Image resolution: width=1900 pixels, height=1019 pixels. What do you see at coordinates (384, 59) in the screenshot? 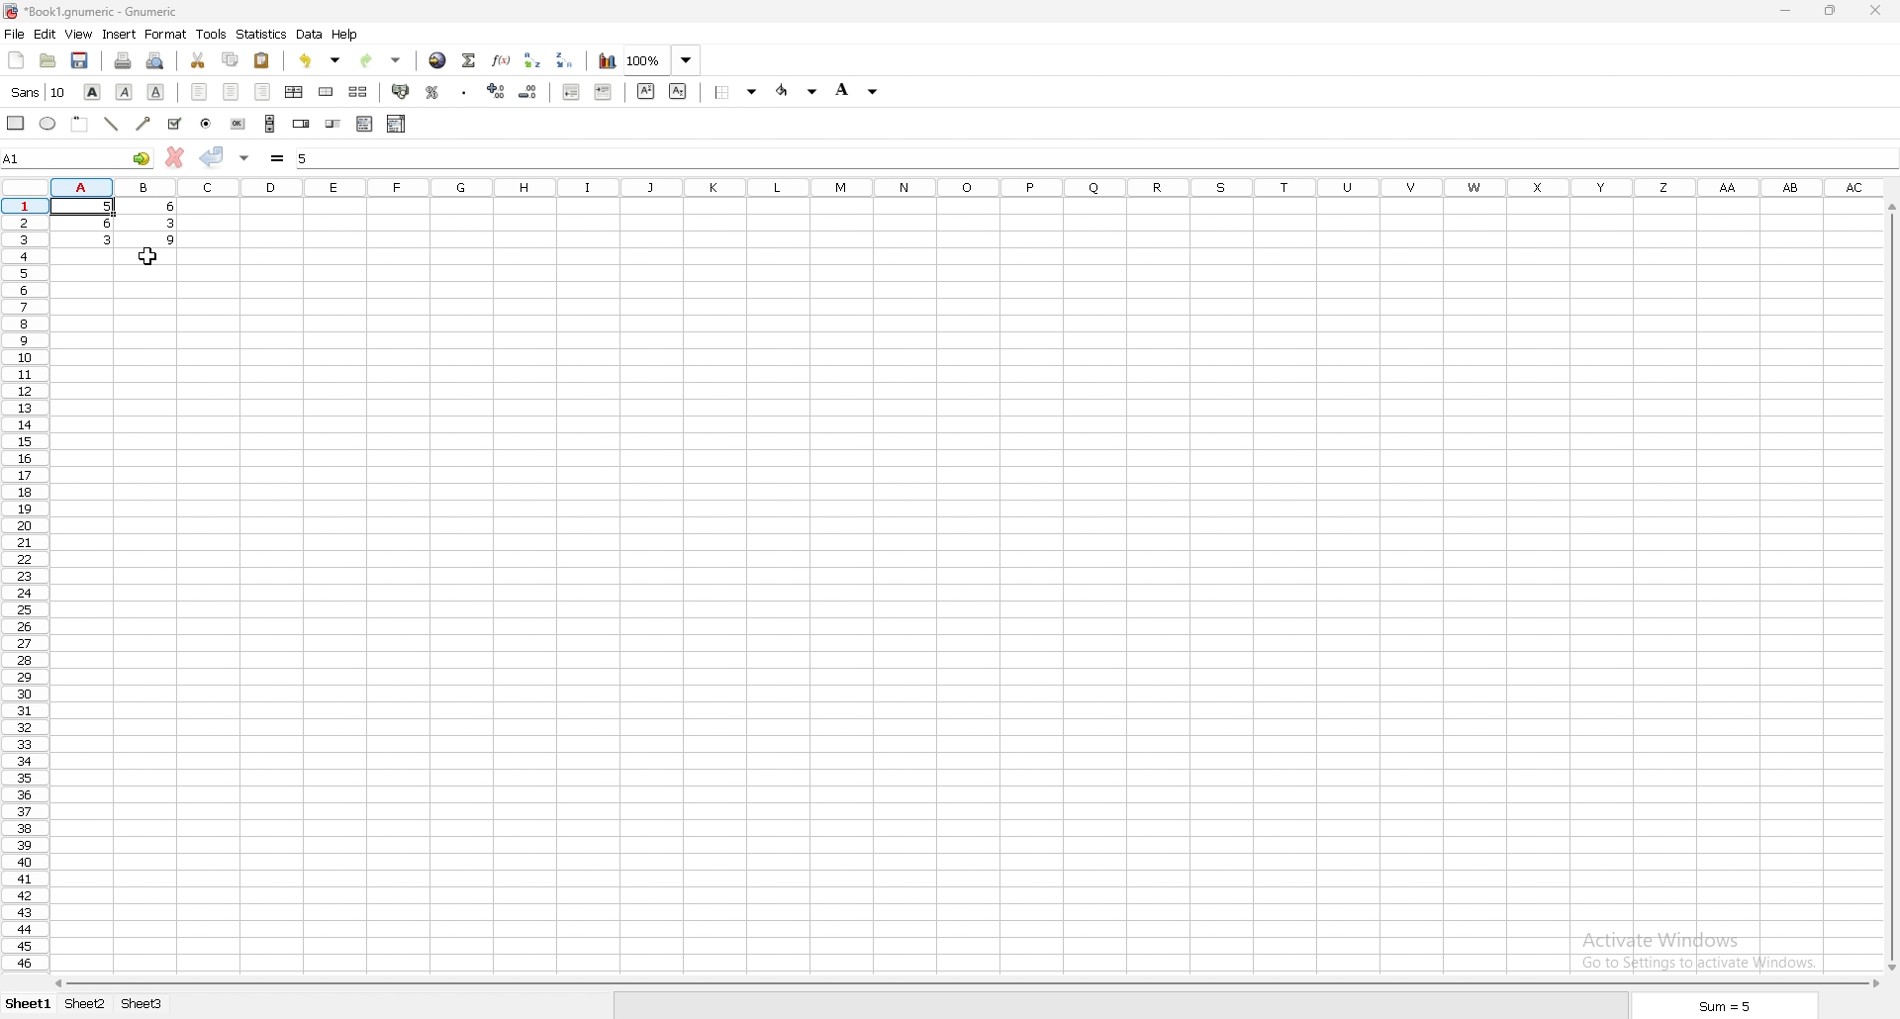
I see `redo` at bounding box center [384, 59].